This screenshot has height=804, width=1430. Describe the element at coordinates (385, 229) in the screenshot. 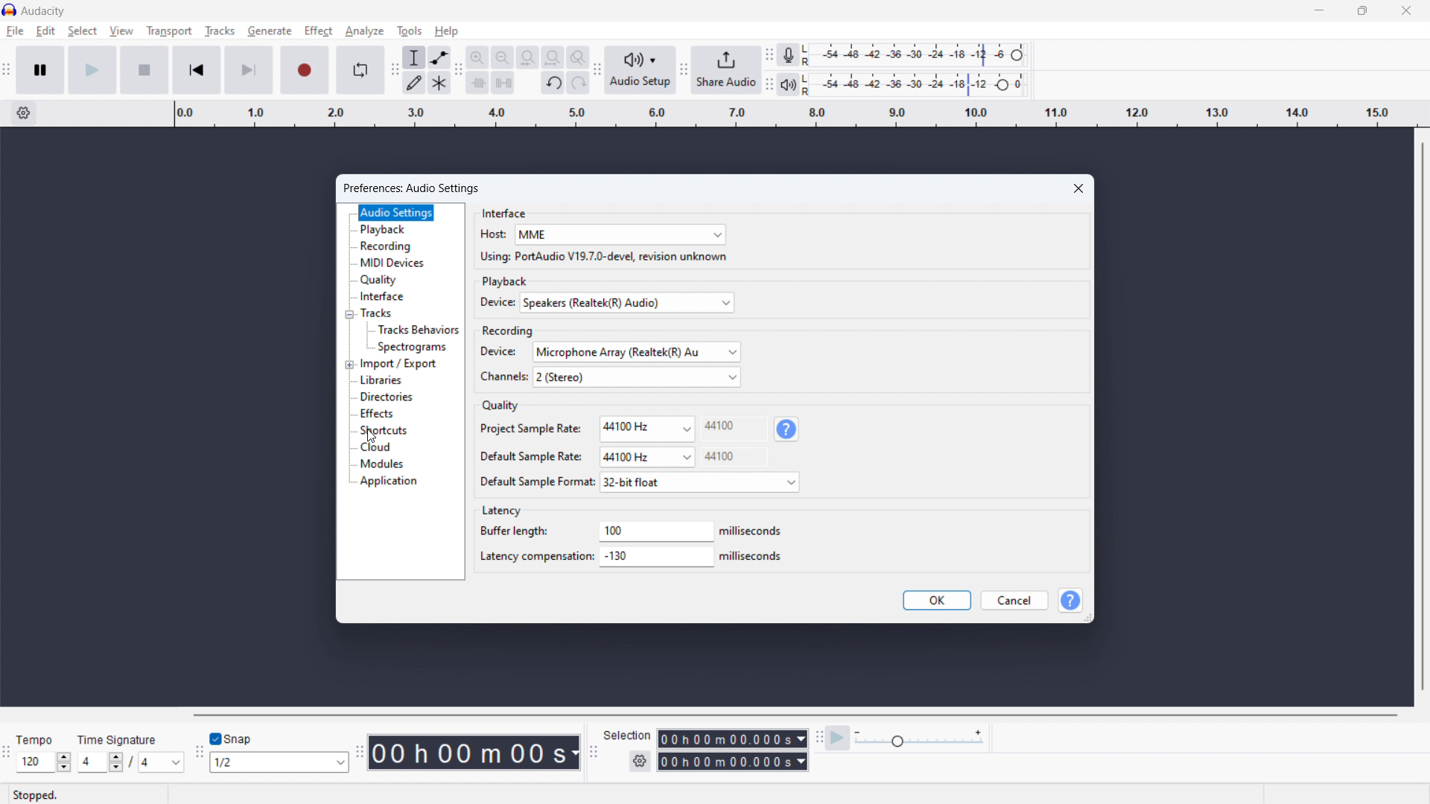

I see `playback` at that location.